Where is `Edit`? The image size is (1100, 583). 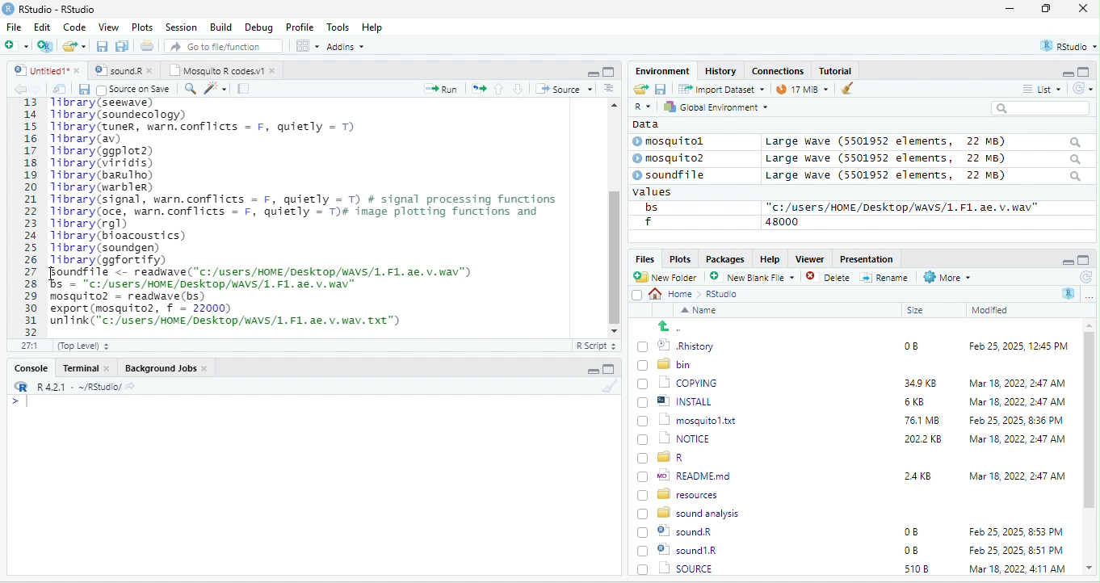 Edit is located at coordinates (44, 27).